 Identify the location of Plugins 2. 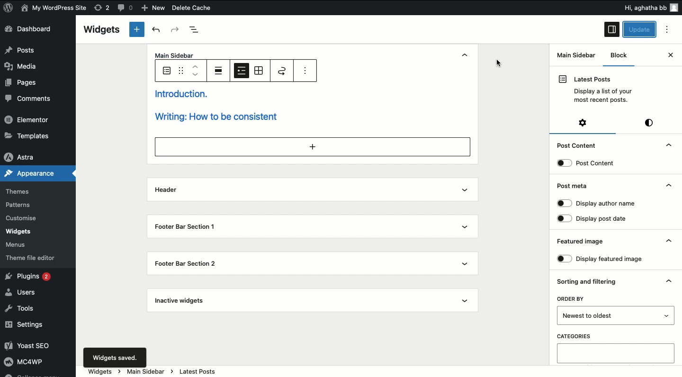
(28, 275).